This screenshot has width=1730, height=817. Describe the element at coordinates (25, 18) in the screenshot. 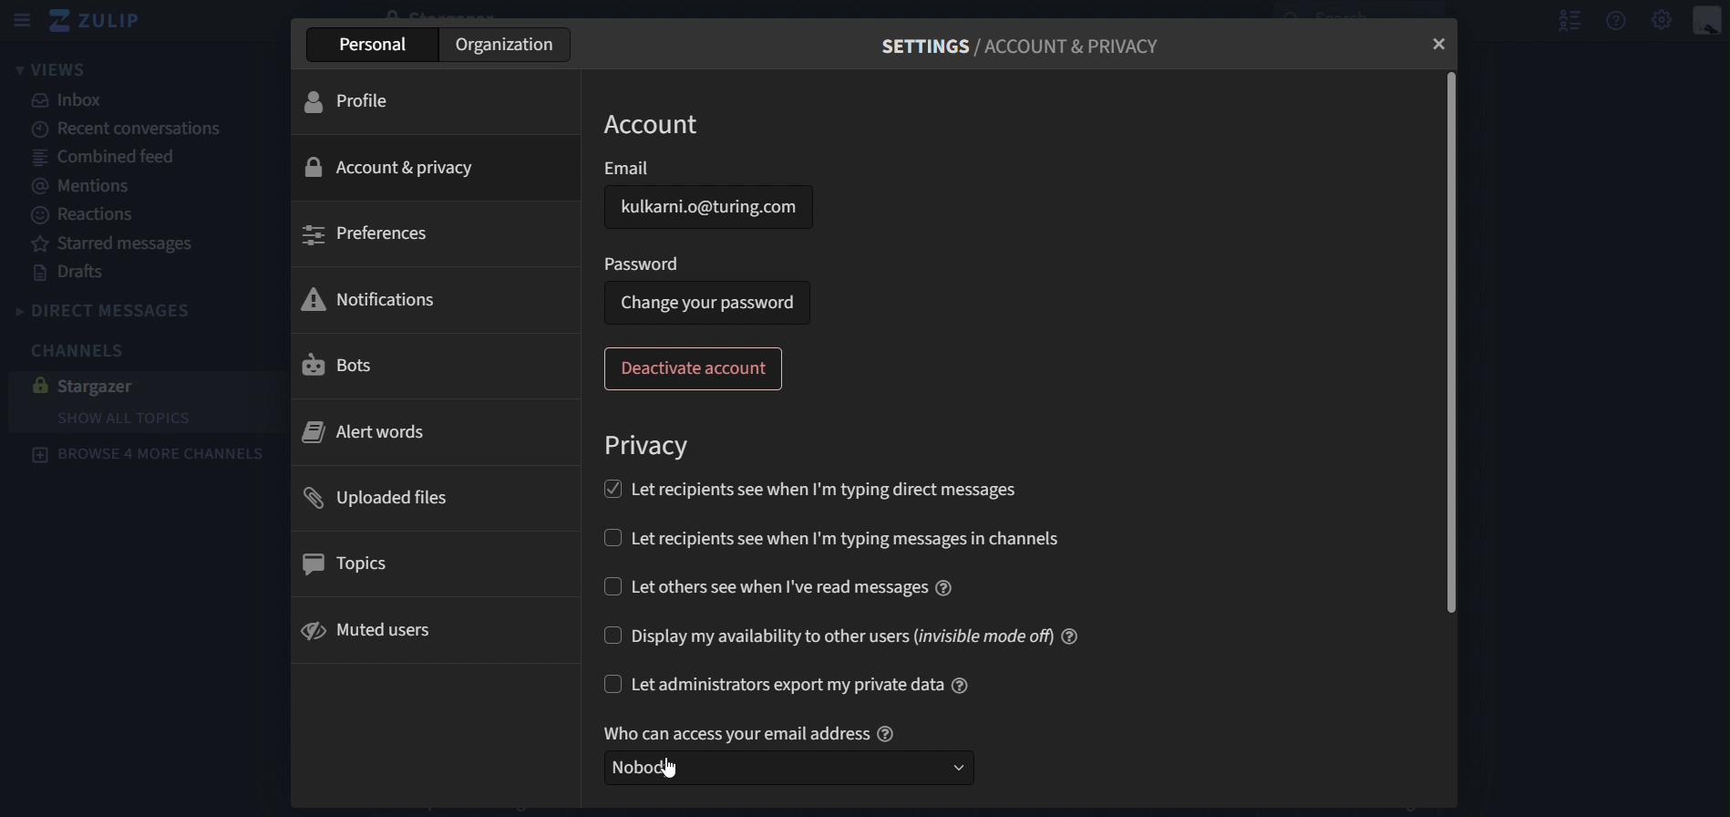

I see `sidebar` at that location.